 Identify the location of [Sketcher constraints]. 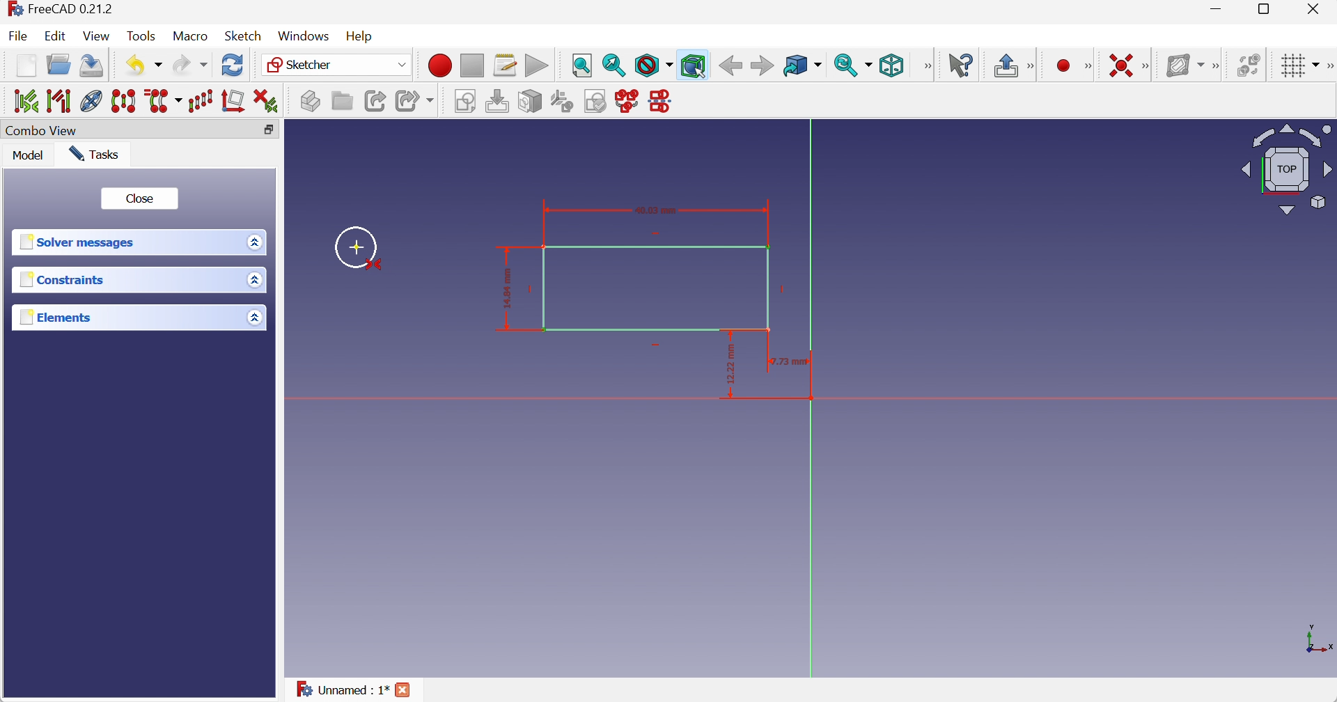
(1149, 65).